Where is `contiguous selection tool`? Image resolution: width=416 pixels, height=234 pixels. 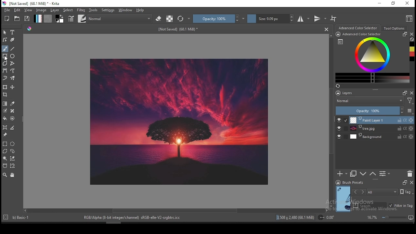
contiguous selection tool is located at coordinates (5, 159).